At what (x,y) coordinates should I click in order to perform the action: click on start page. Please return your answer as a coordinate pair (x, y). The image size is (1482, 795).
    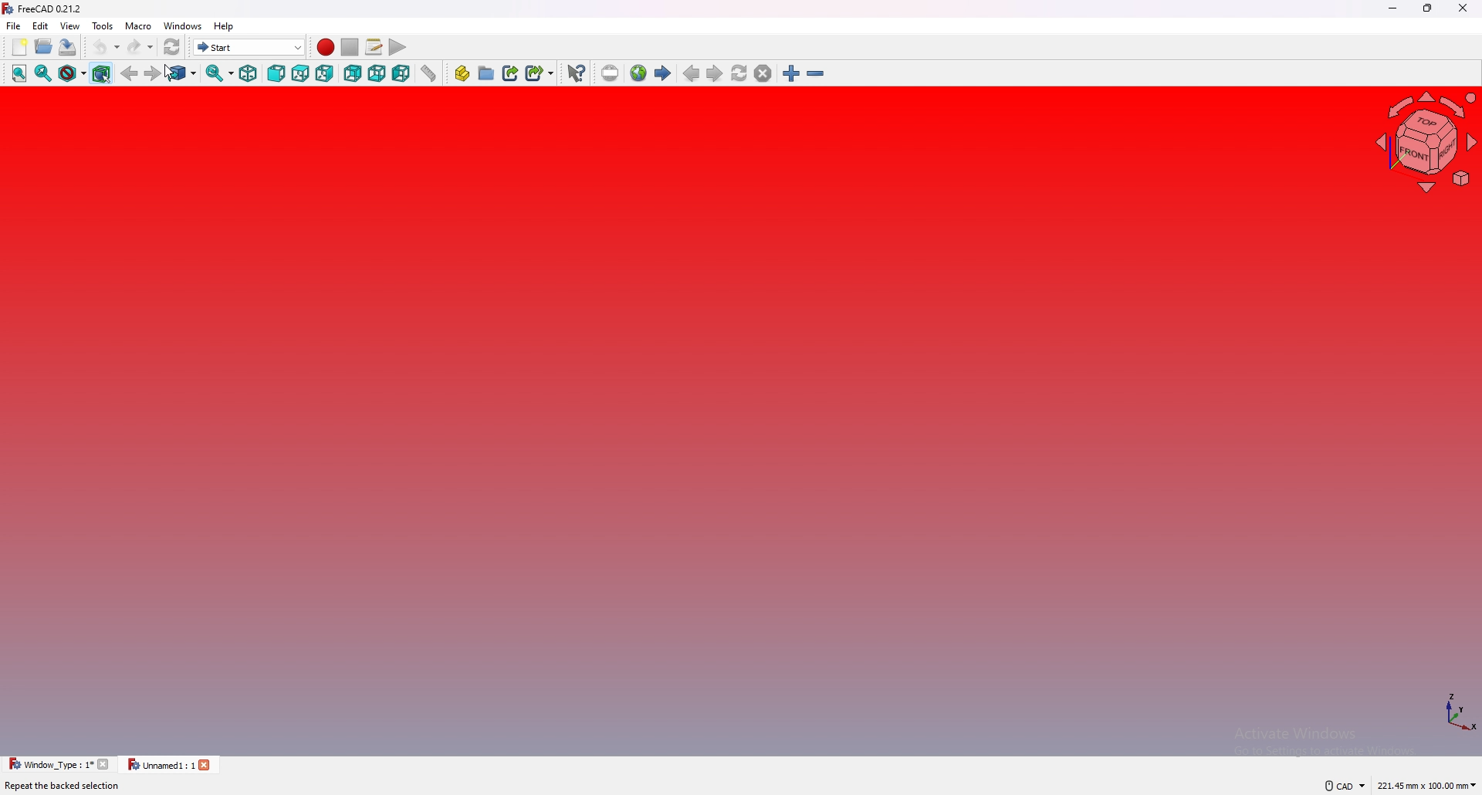
    Looking at the image, I should click on (662, 73).